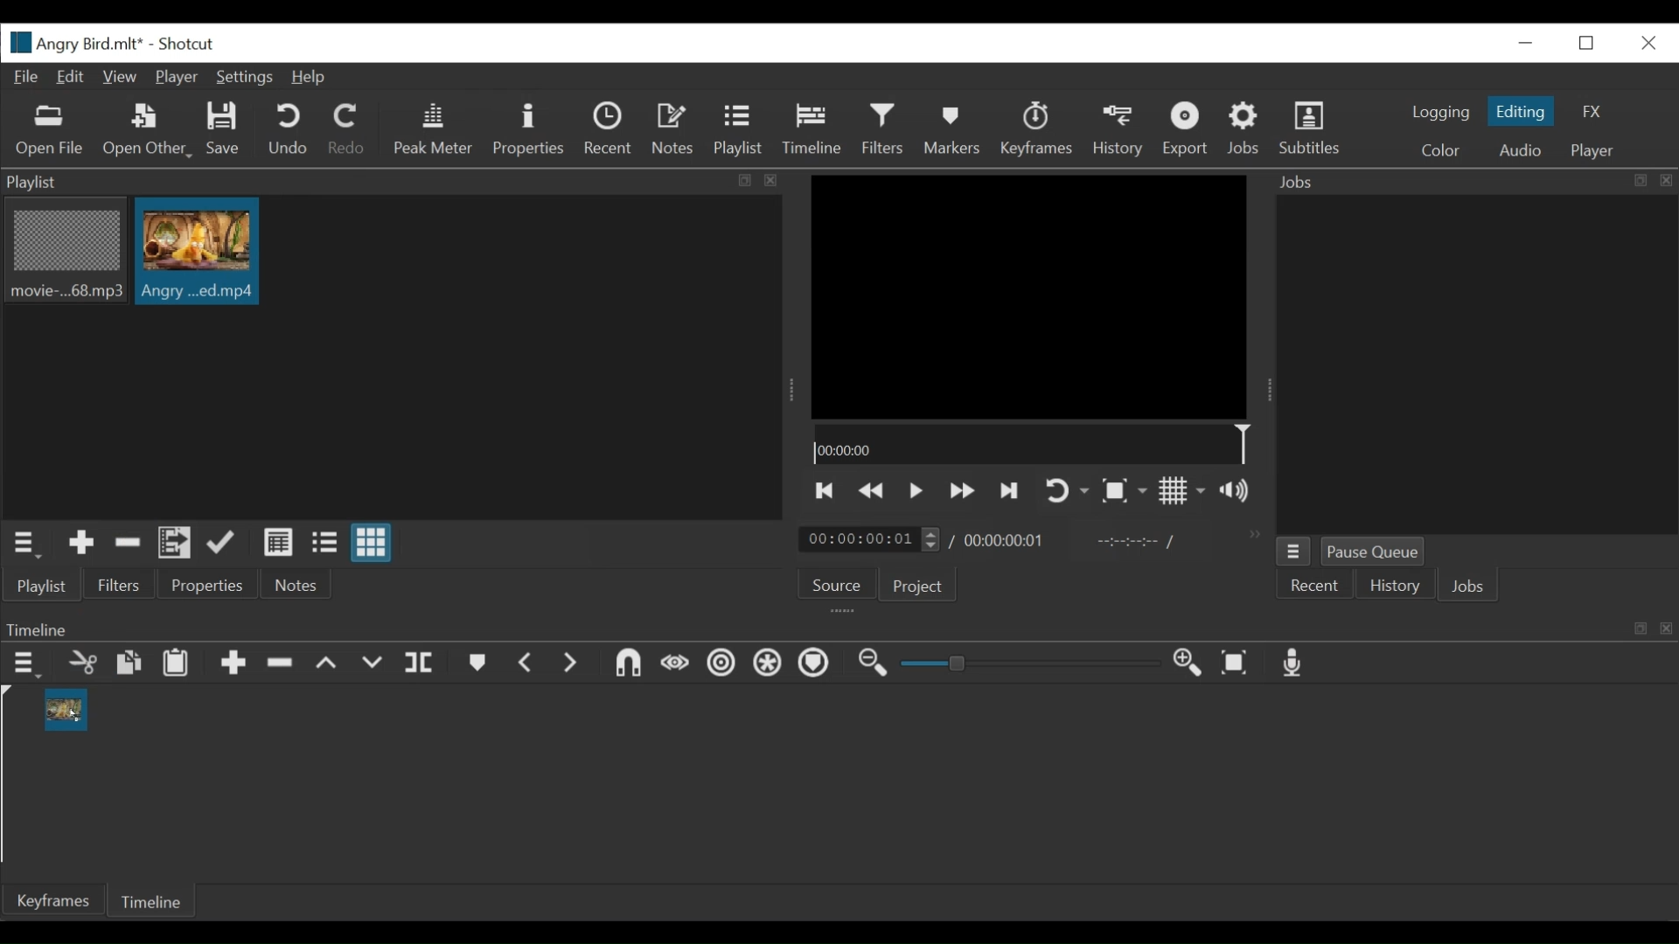 The height and width of the screenshot is (944, 1679). Describe the element at coordinates (327, 545) in the screenshot. I see `View as file` at that location.